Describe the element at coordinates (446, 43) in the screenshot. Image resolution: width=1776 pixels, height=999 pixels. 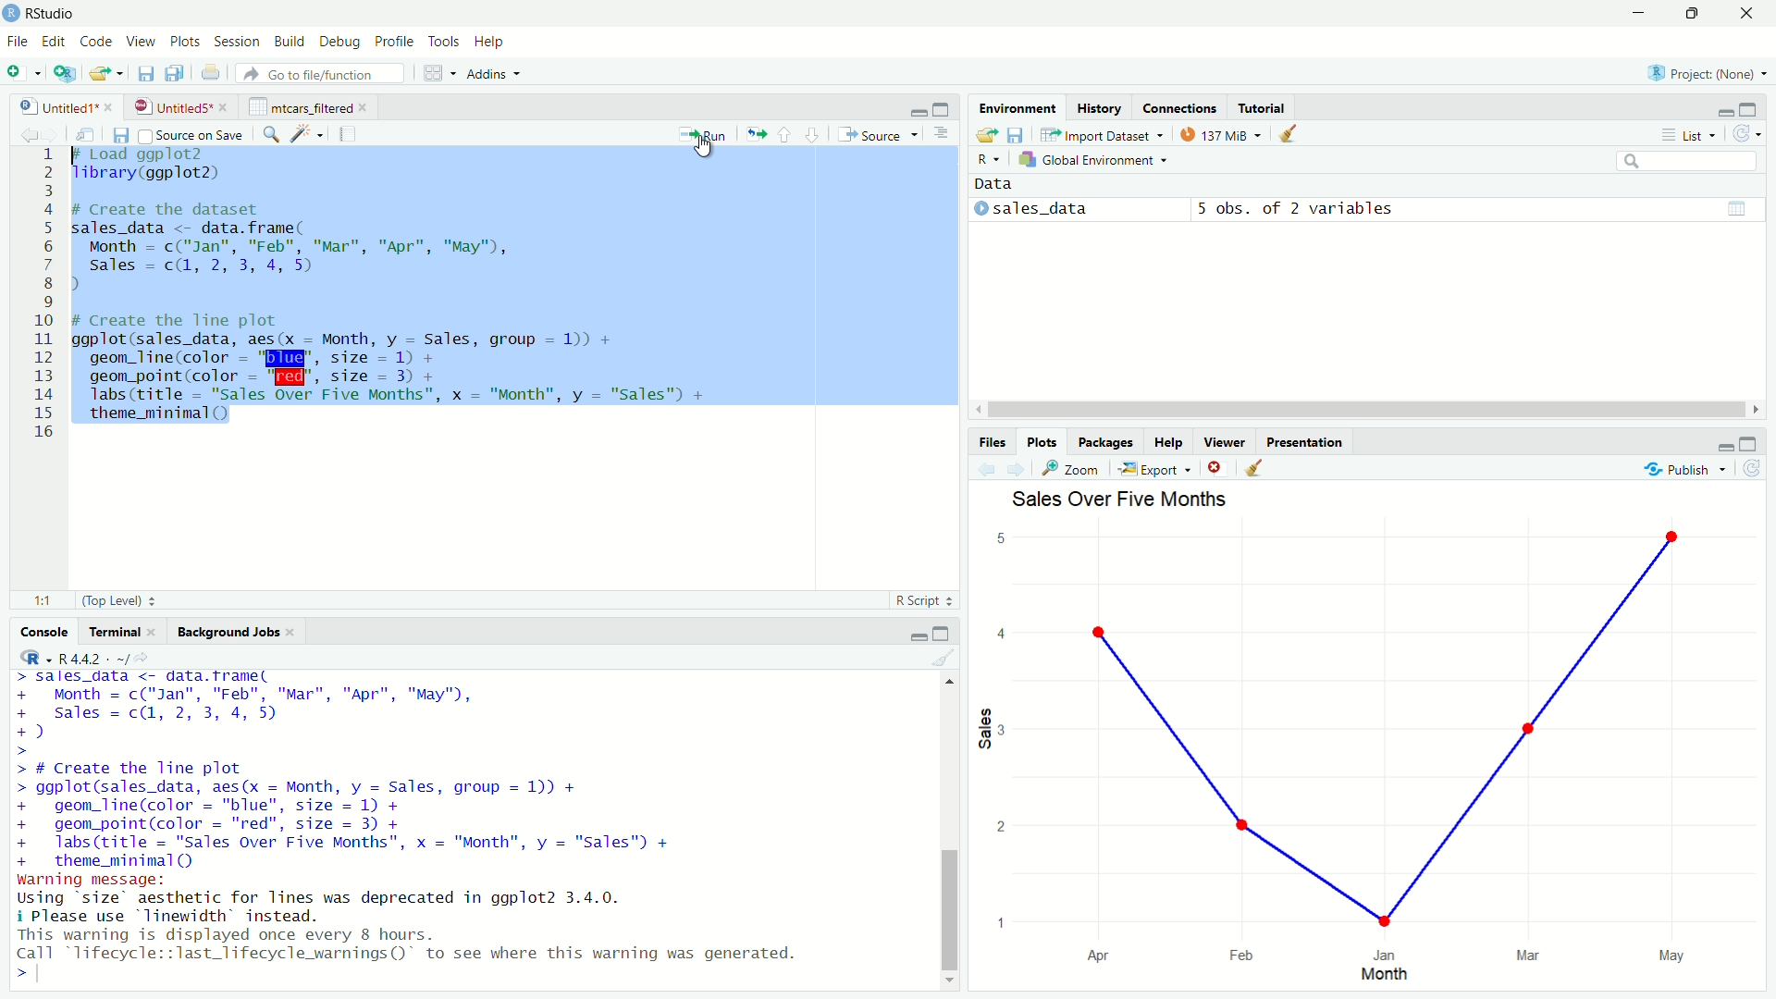
I see `tools` at that location.